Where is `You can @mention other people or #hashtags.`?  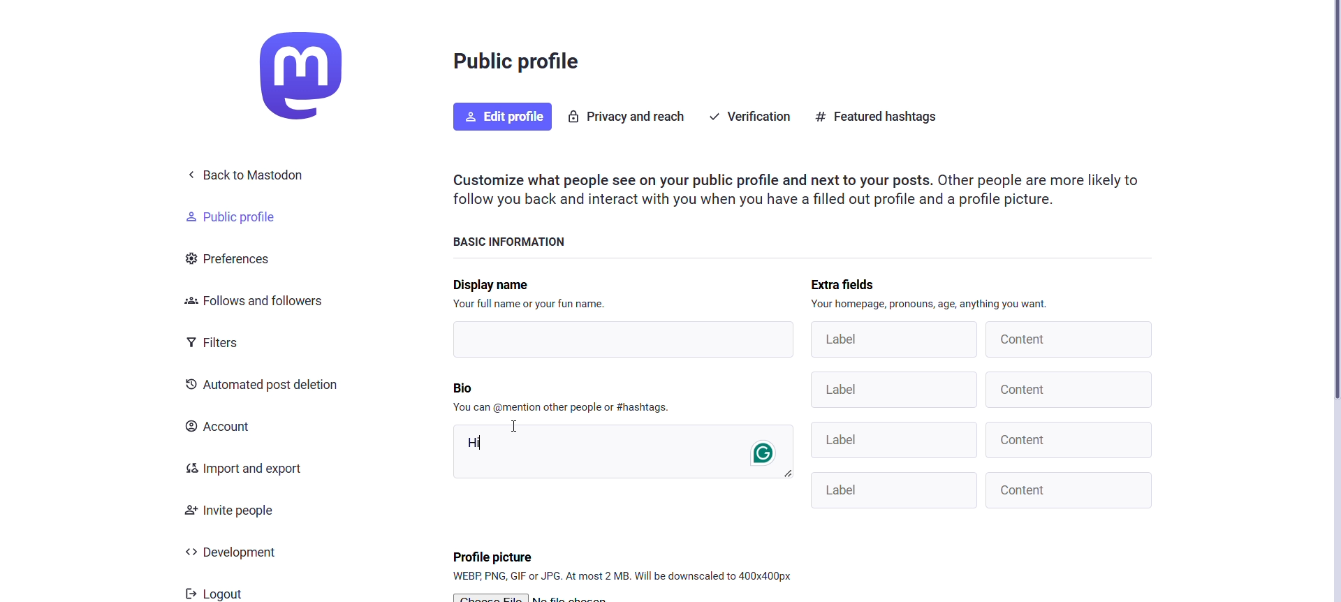
You can @mention other people or #hashtags. is located at coordinates (560, 406).